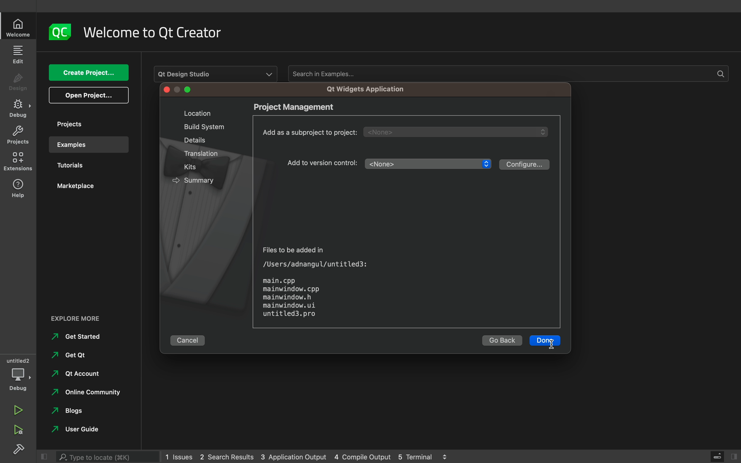 The width and height of the screenshot is (741, 463). What do you see at coordinates (83, 166) in the screenshot?
I see `tutorials` at bounding box center [83, 166].